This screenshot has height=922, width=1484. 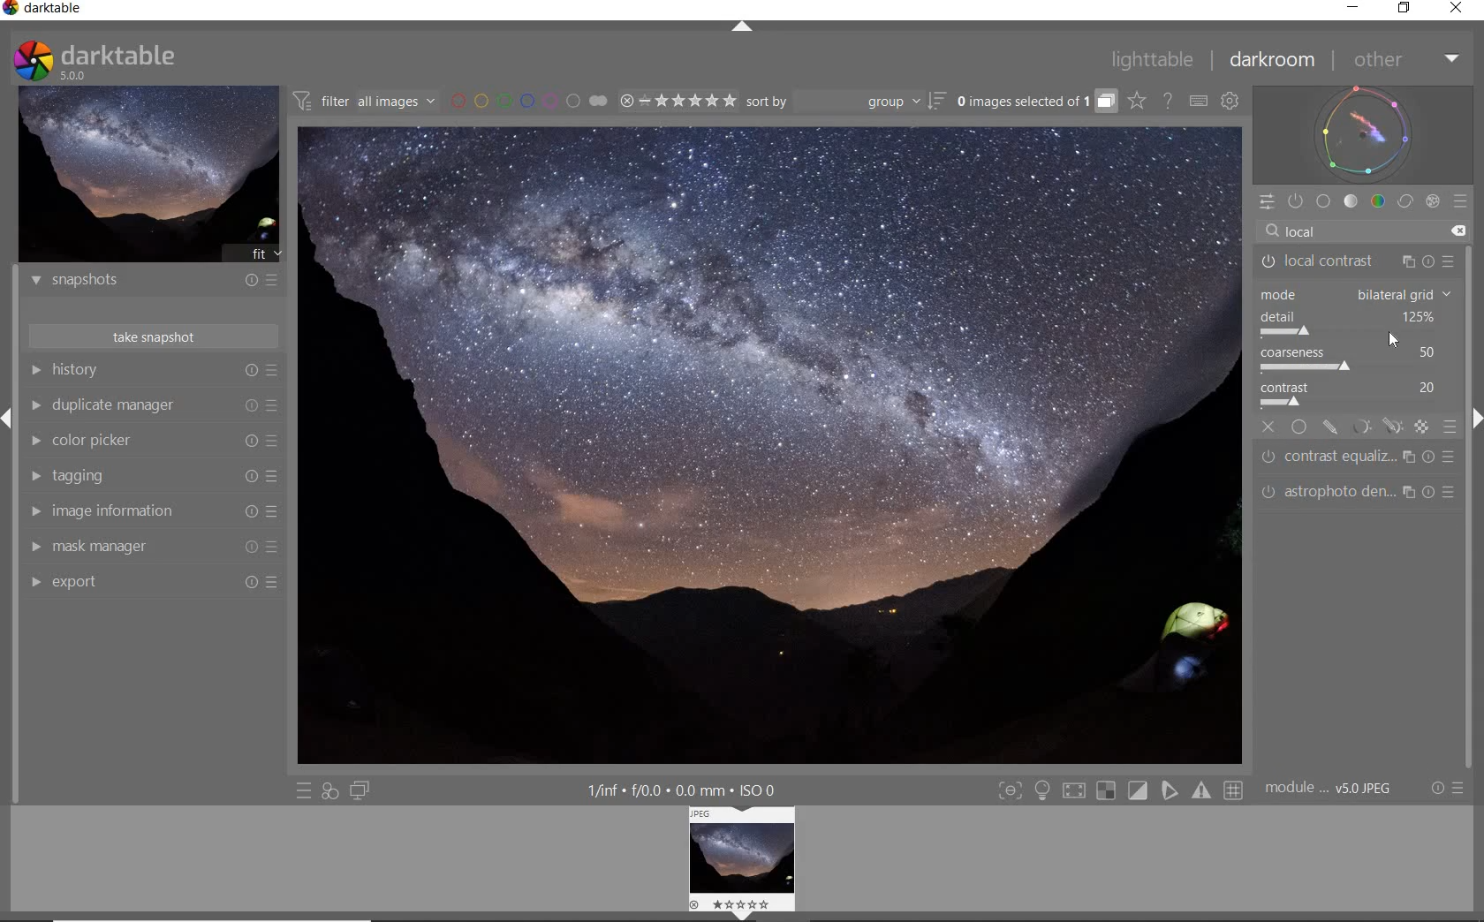 I want to click on IMAGE PREVIEW, so click(x=746, y=857).